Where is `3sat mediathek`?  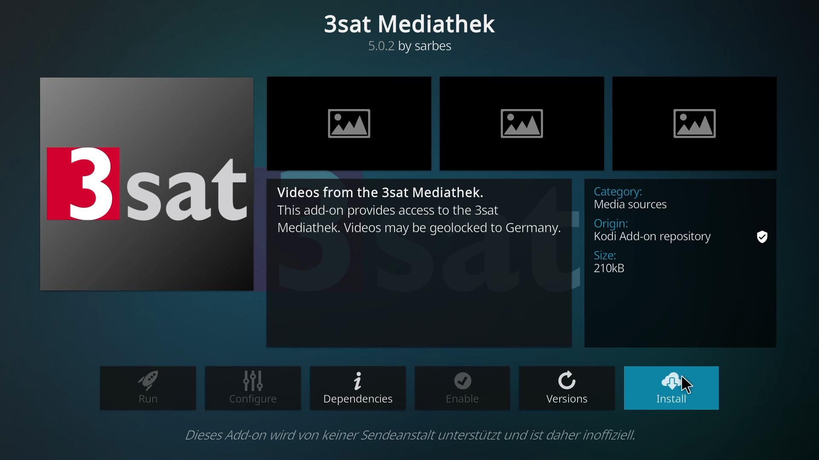
3sat mediathek is located at coordinates (416, 34).